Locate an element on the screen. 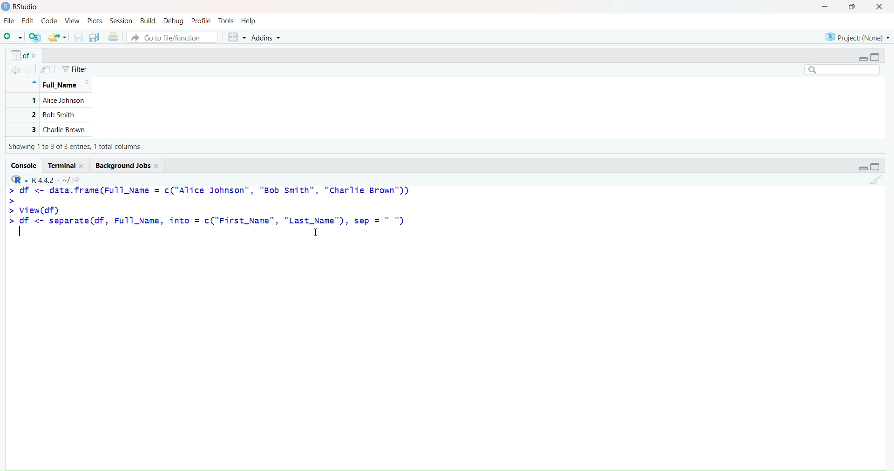  Minimize is located at coordinates (861, 167).